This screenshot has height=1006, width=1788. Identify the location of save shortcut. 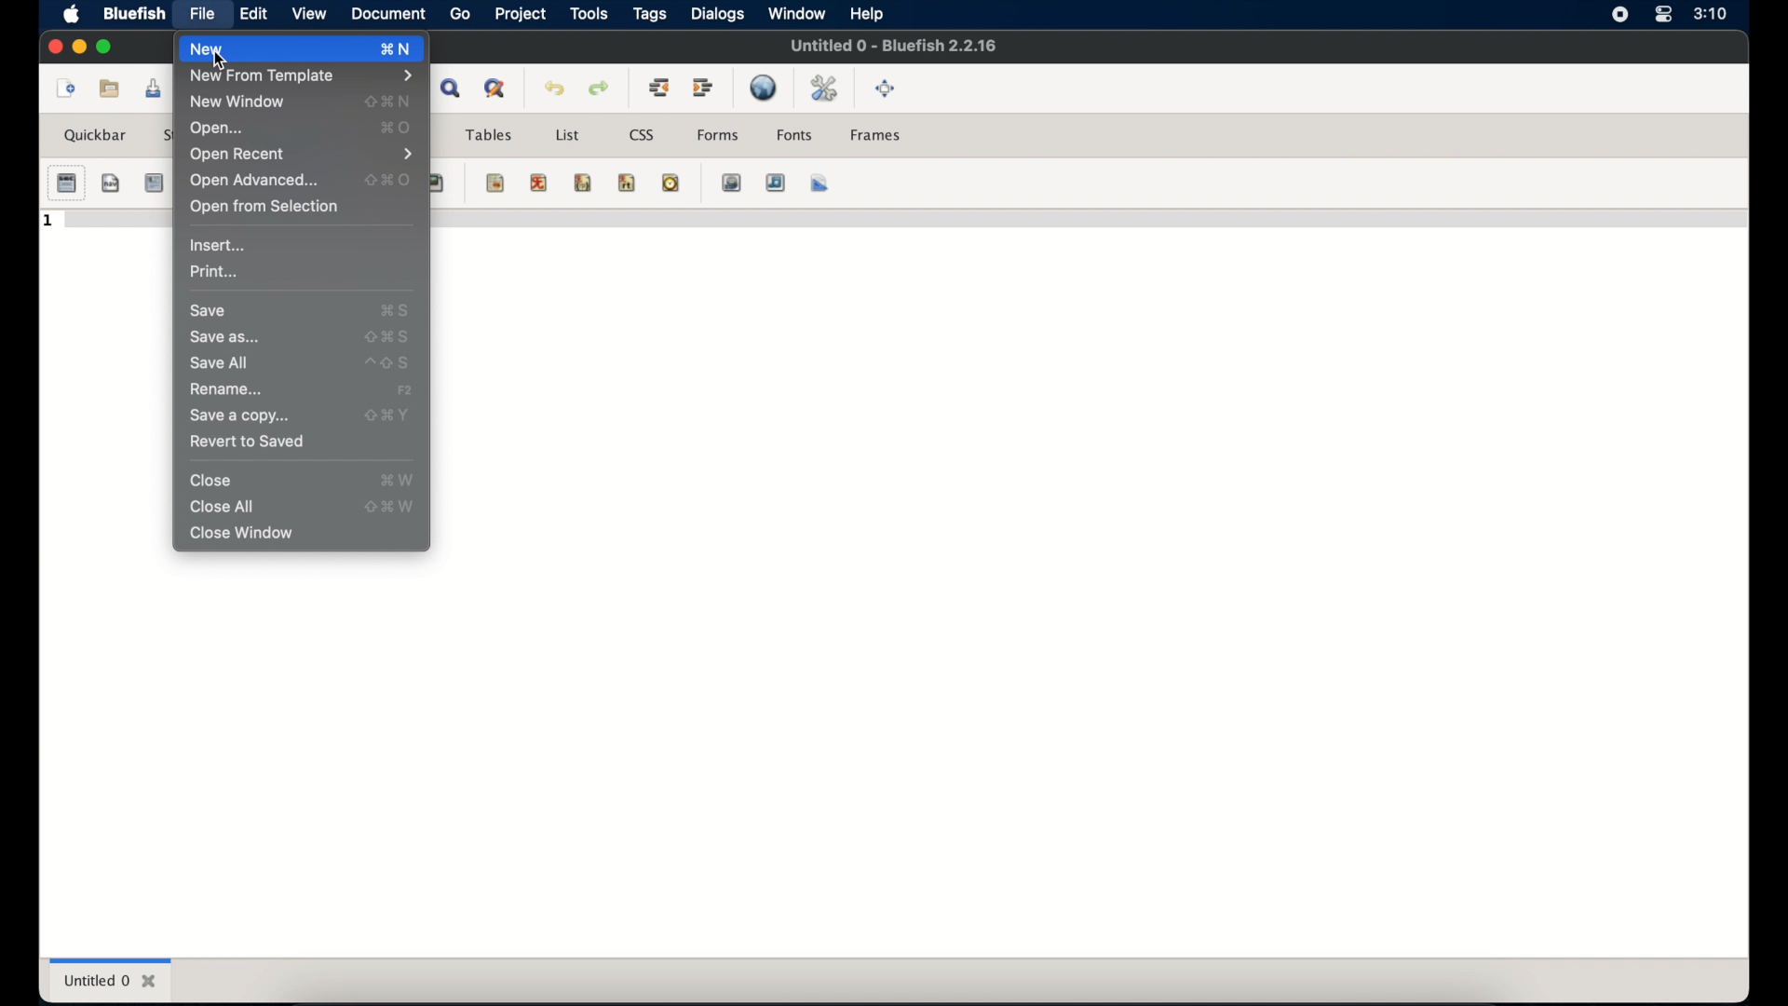
(396, 311).